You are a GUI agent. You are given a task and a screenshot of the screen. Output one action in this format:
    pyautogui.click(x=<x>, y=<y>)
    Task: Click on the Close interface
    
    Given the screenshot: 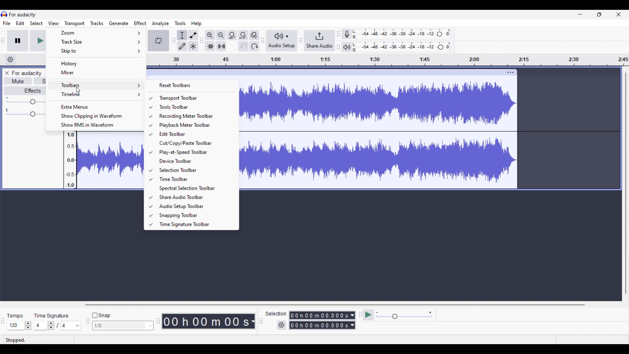 What is the action you would take?
    pyautogui.click(x=619, y=14)
    